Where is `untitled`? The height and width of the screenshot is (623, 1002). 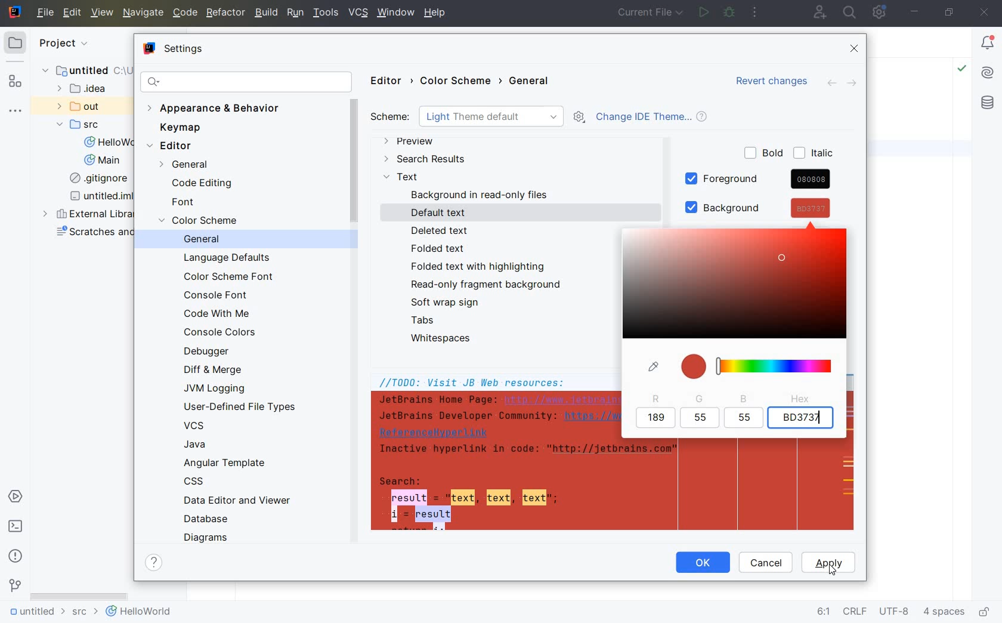 untitled is located at coordinates (35, 613).